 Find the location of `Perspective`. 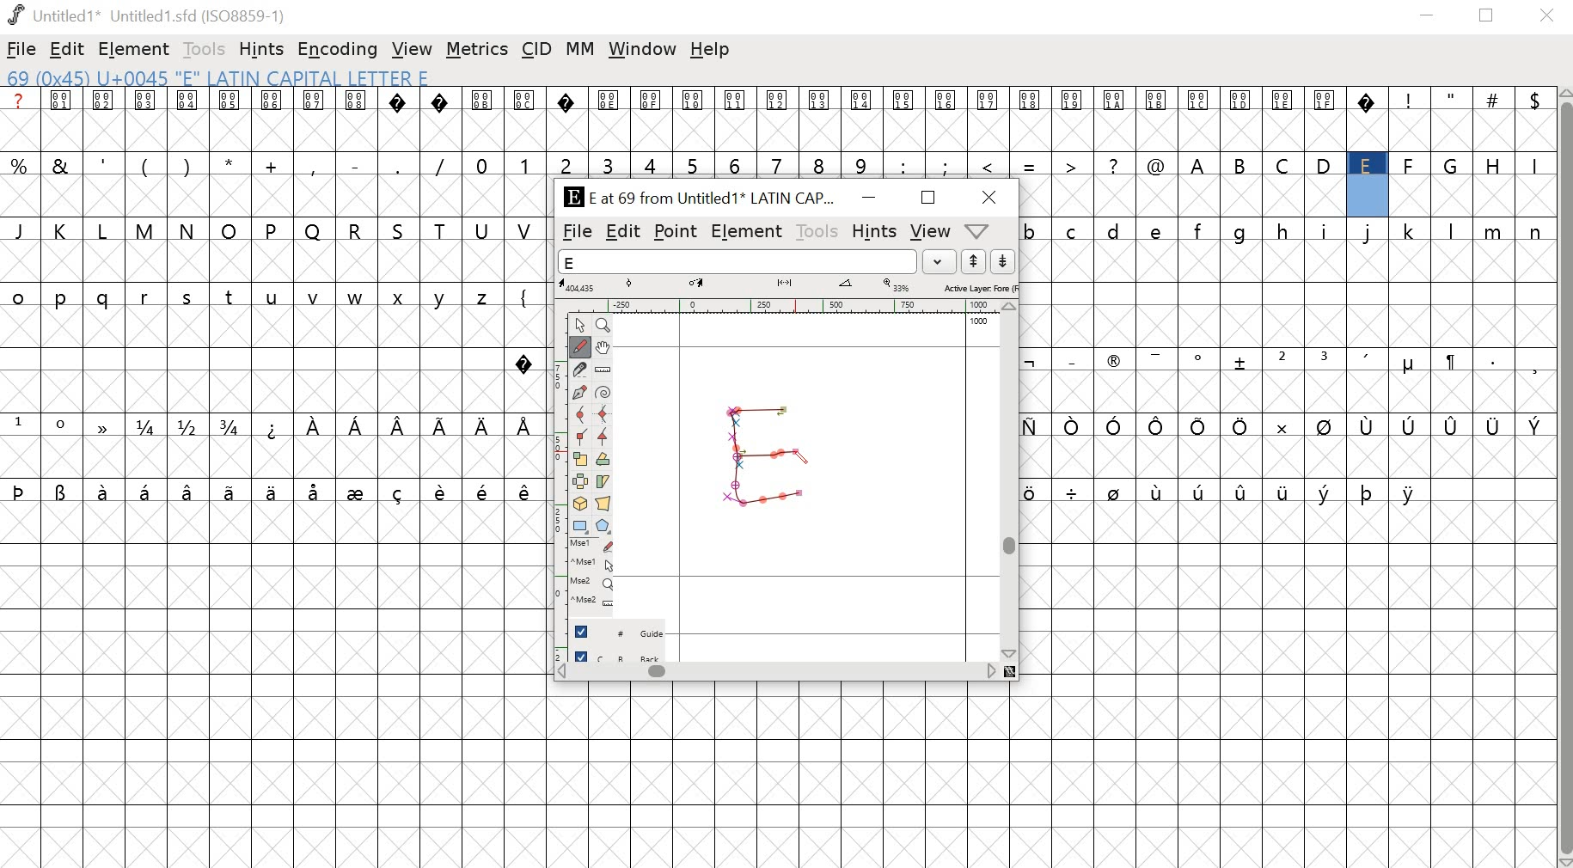

Perspective is located at coordinates (605, 505).